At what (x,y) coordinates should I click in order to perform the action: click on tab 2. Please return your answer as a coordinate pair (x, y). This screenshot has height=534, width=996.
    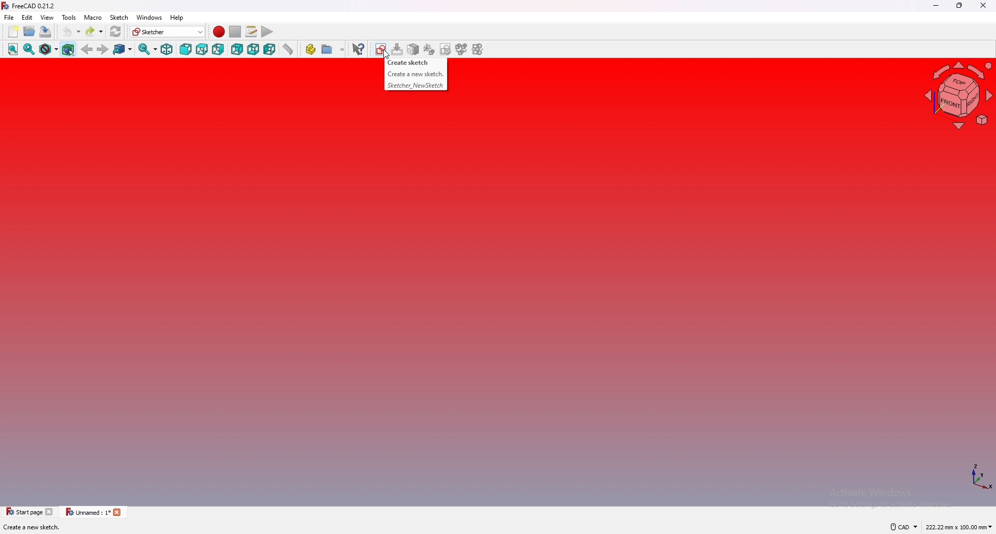
    Looking at the image, I should click on (94, 513).